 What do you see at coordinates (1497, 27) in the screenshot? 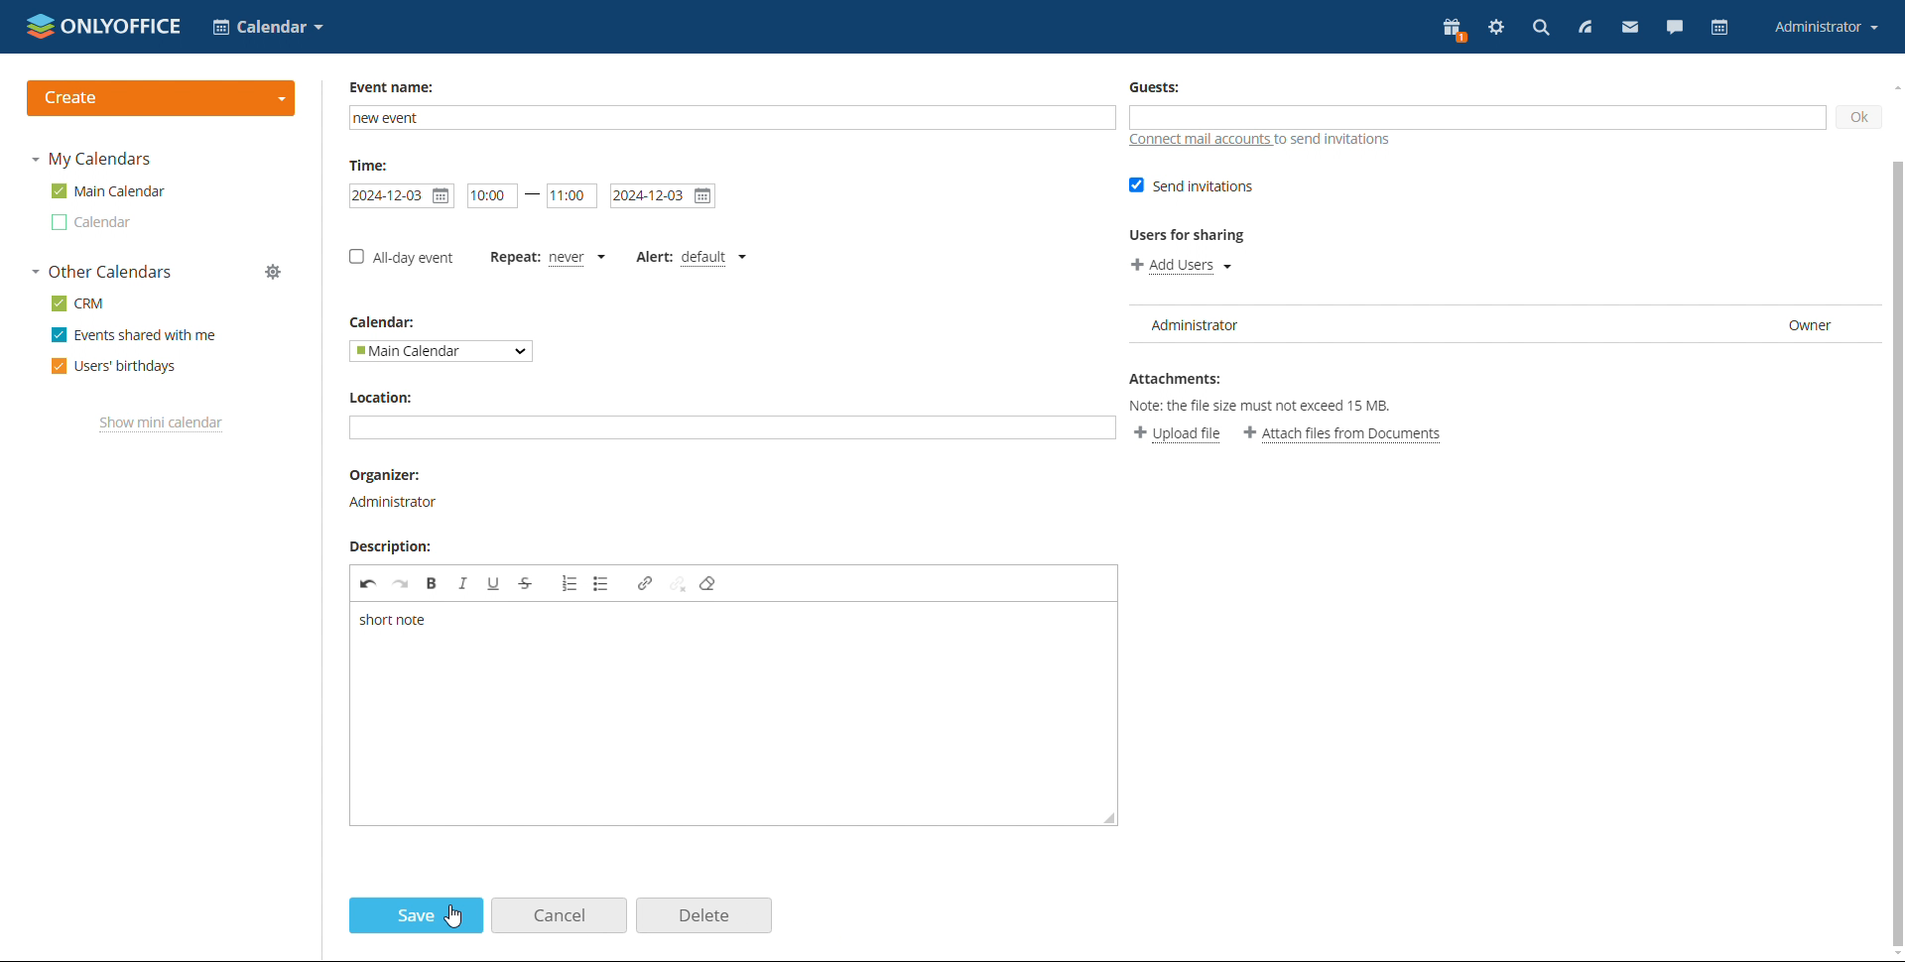
I see `settings` at bounding box center [1497, 27].